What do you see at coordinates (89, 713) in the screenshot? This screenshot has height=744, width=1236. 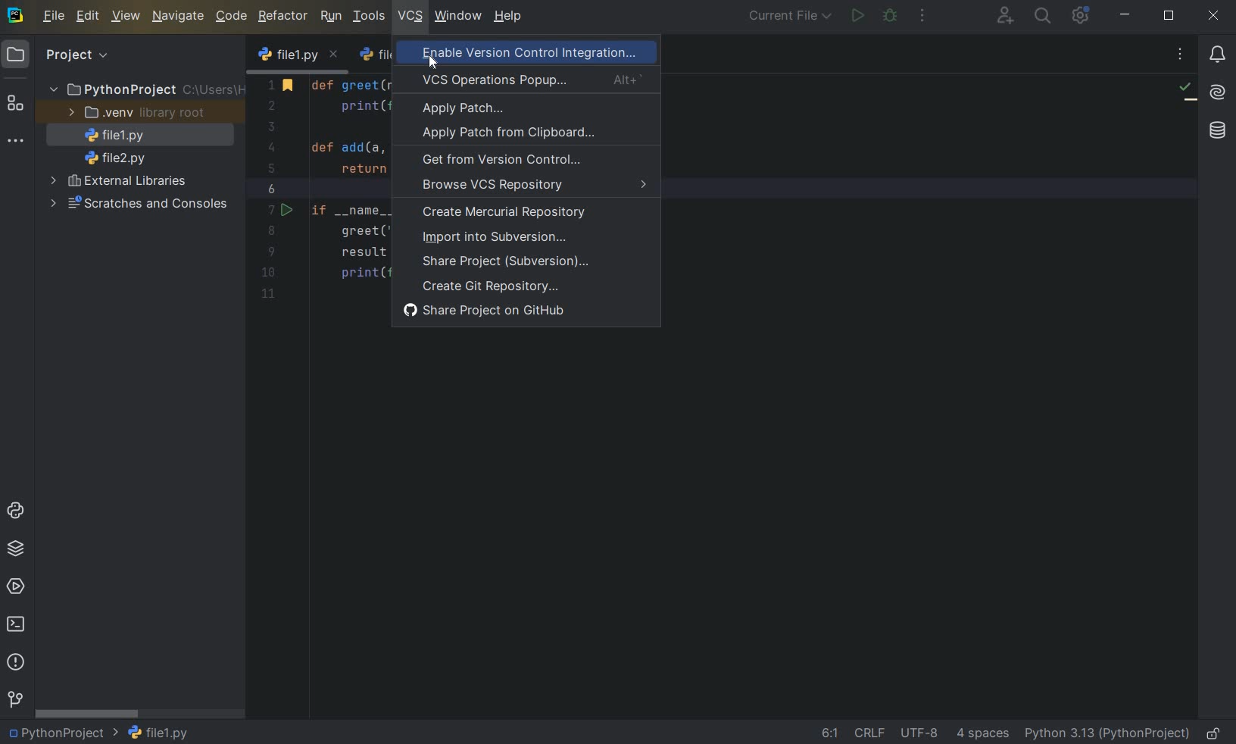 I see `scrollbar` at bounding box center [89, 713].